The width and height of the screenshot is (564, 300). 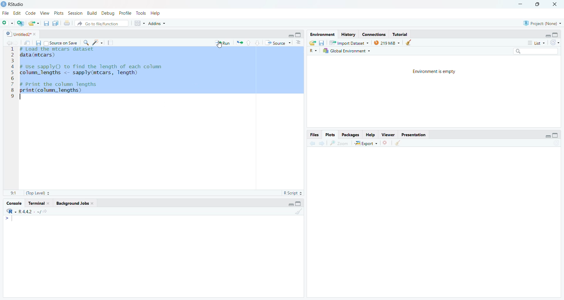 I want to click on Edit, so click(x=18, y=13).